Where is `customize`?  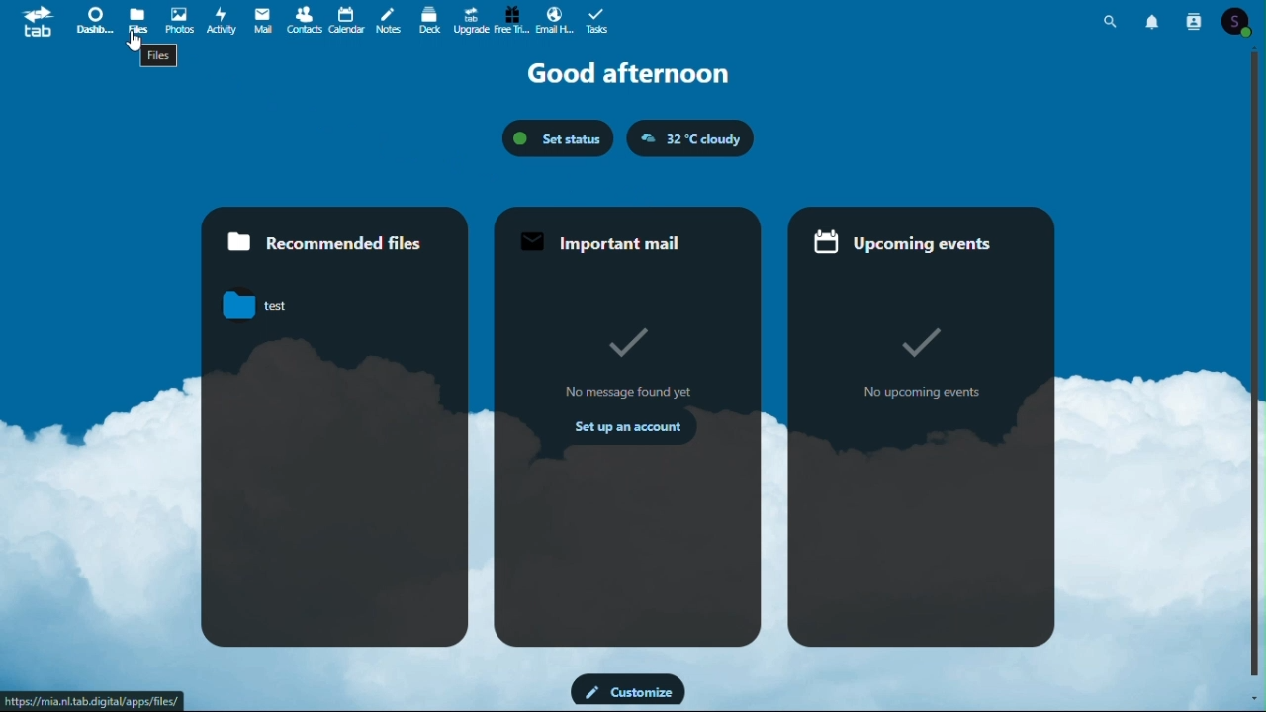 customize is located at coordinates (626, 690).